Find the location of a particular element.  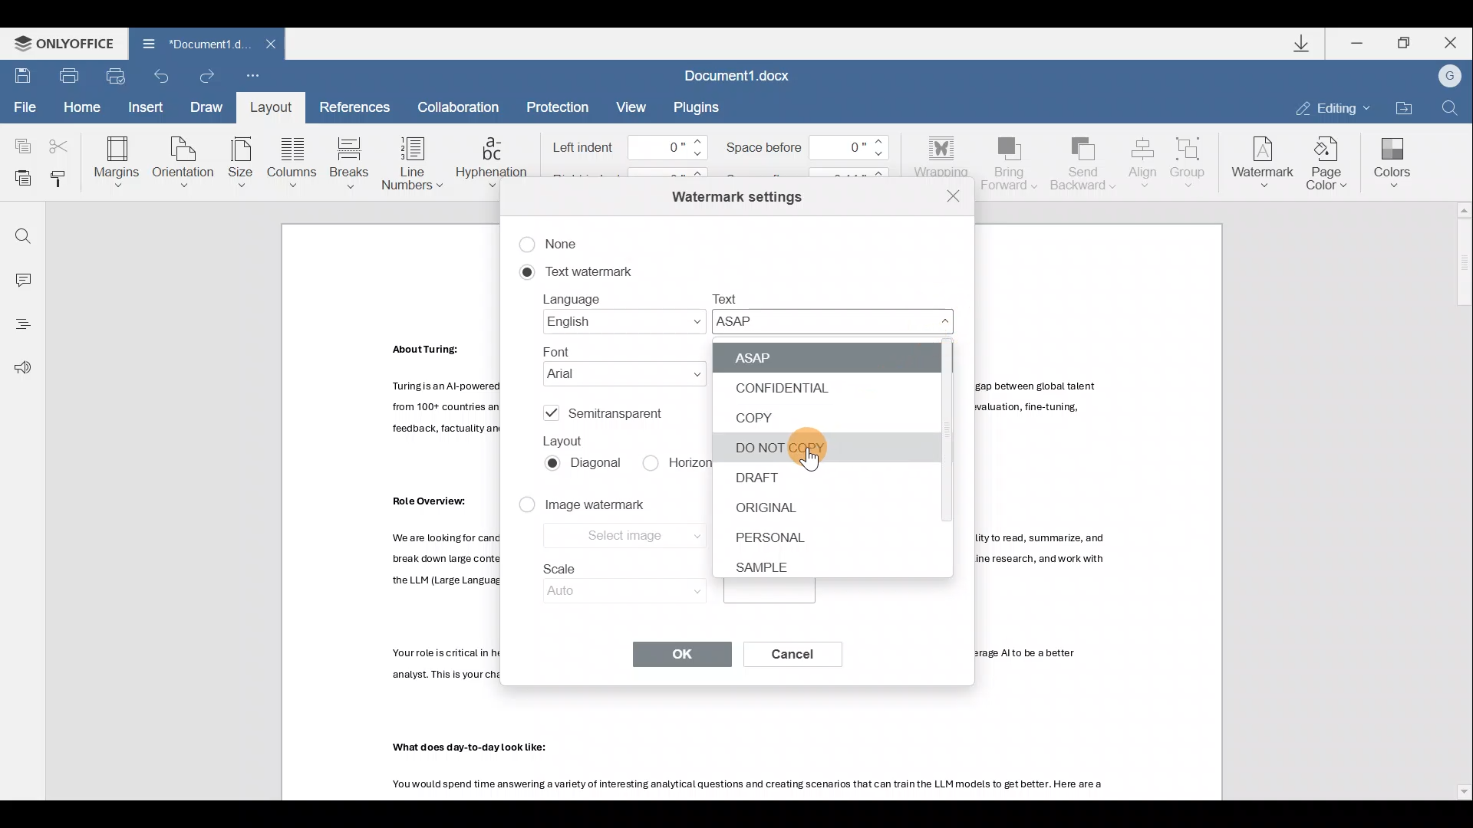

SAMPLE is located at coordinates (756, 567).